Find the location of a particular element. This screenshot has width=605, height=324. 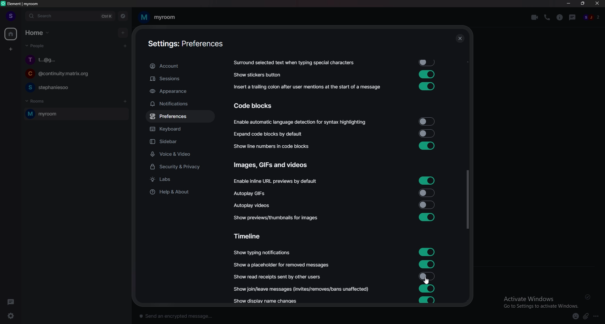

toggle is located at coordinates (427, 74).